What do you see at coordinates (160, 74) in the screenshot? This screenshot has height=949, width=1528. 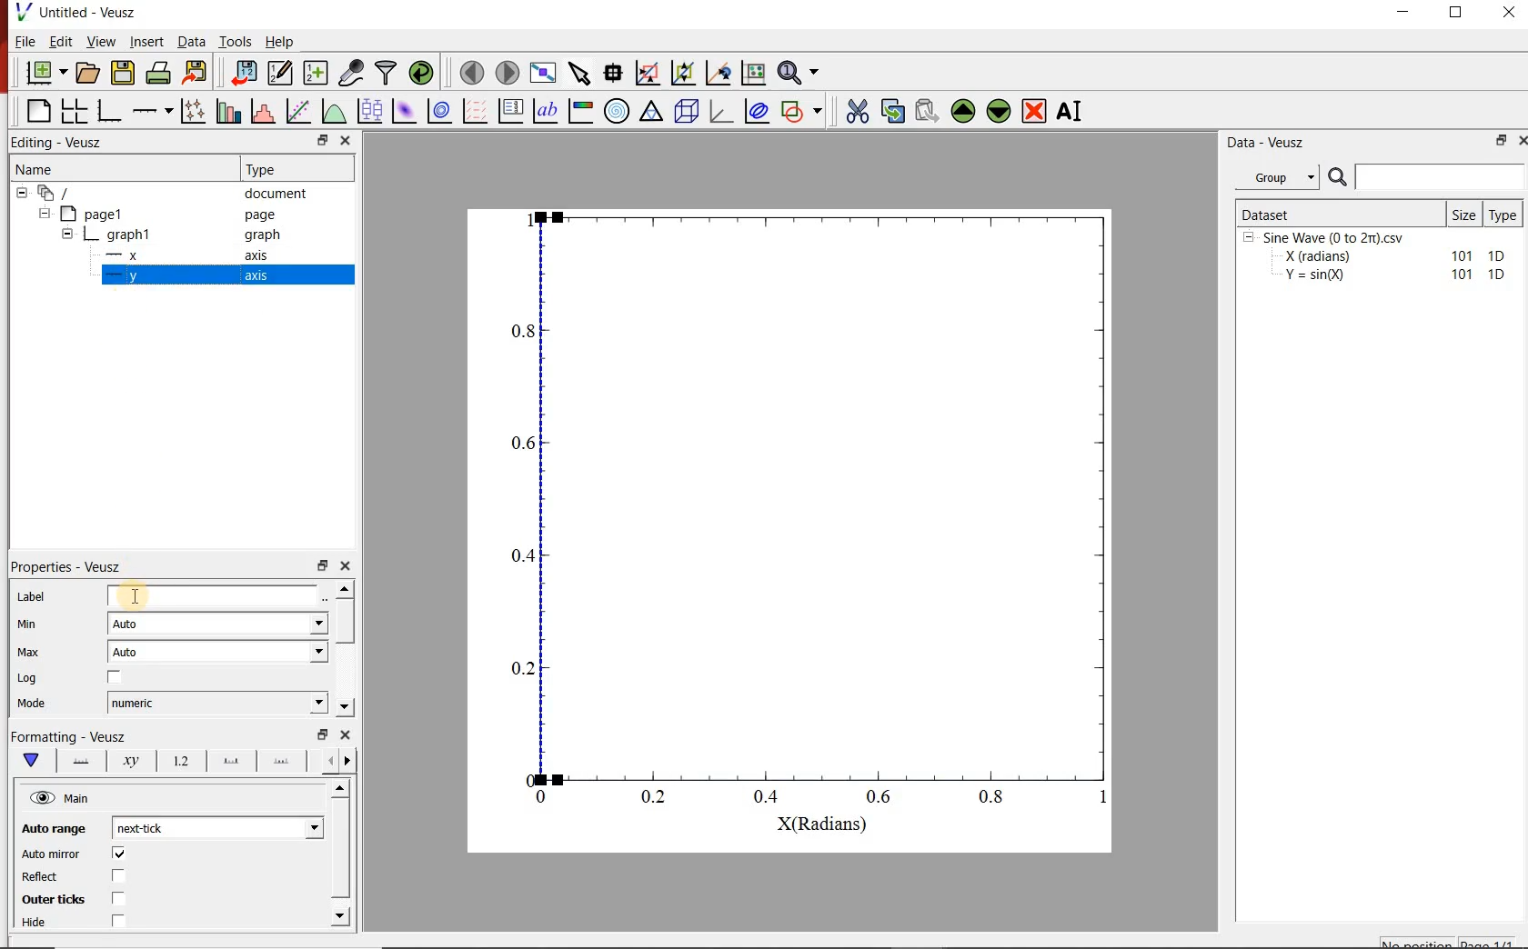 I see `print` at bounding box center [160, 74].